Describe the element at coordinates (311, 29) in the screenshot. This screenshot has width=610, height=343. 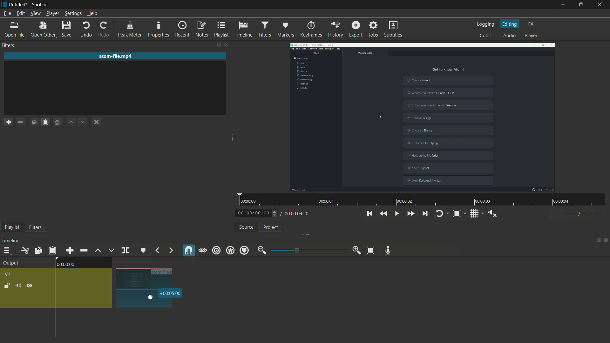
I see `keyframes` at that location.